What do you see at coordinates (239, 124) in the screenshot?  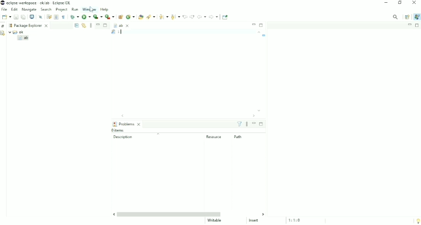 I see `Filters` at bounding box center [239, 124].